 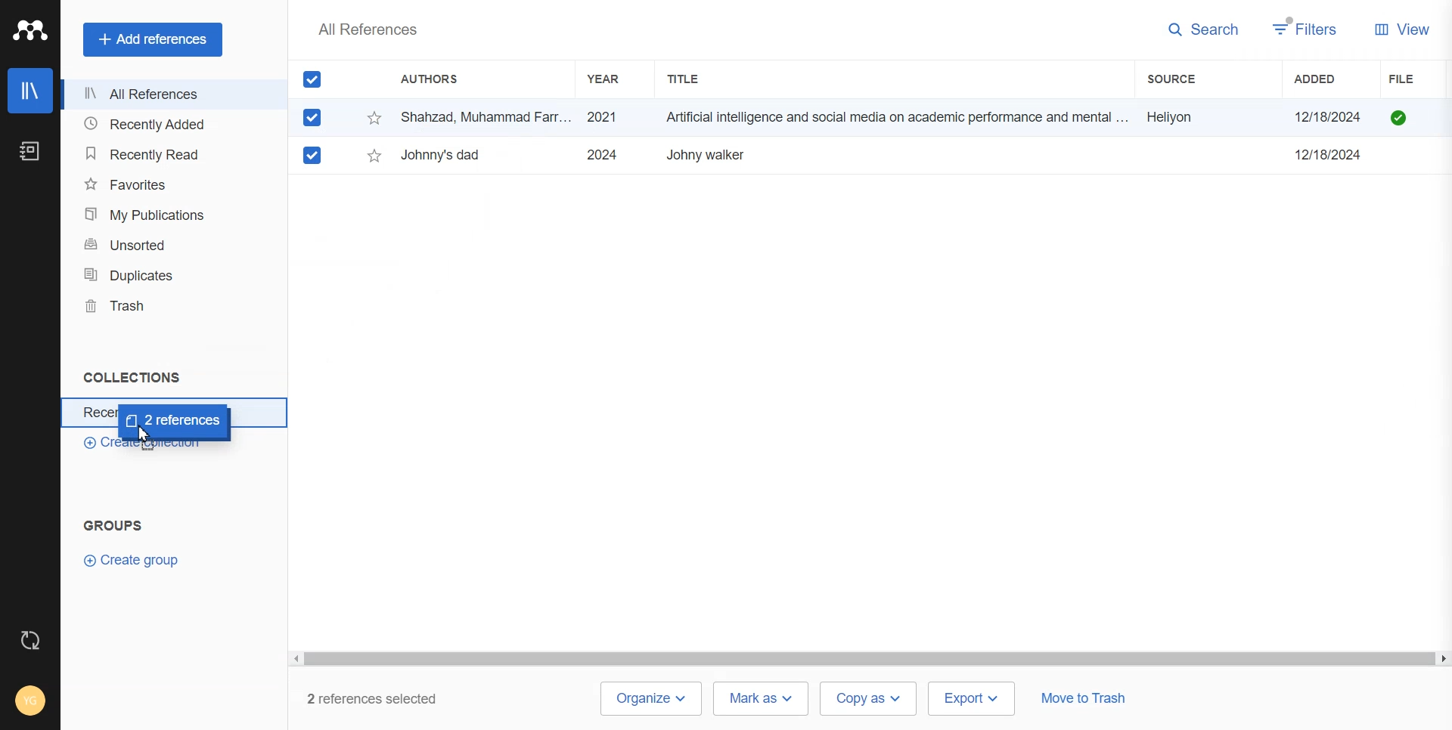 What do you see at coordinates (1442, 660) in the screenshot?
I see `scroll right` at bounding box center [1442, 660].